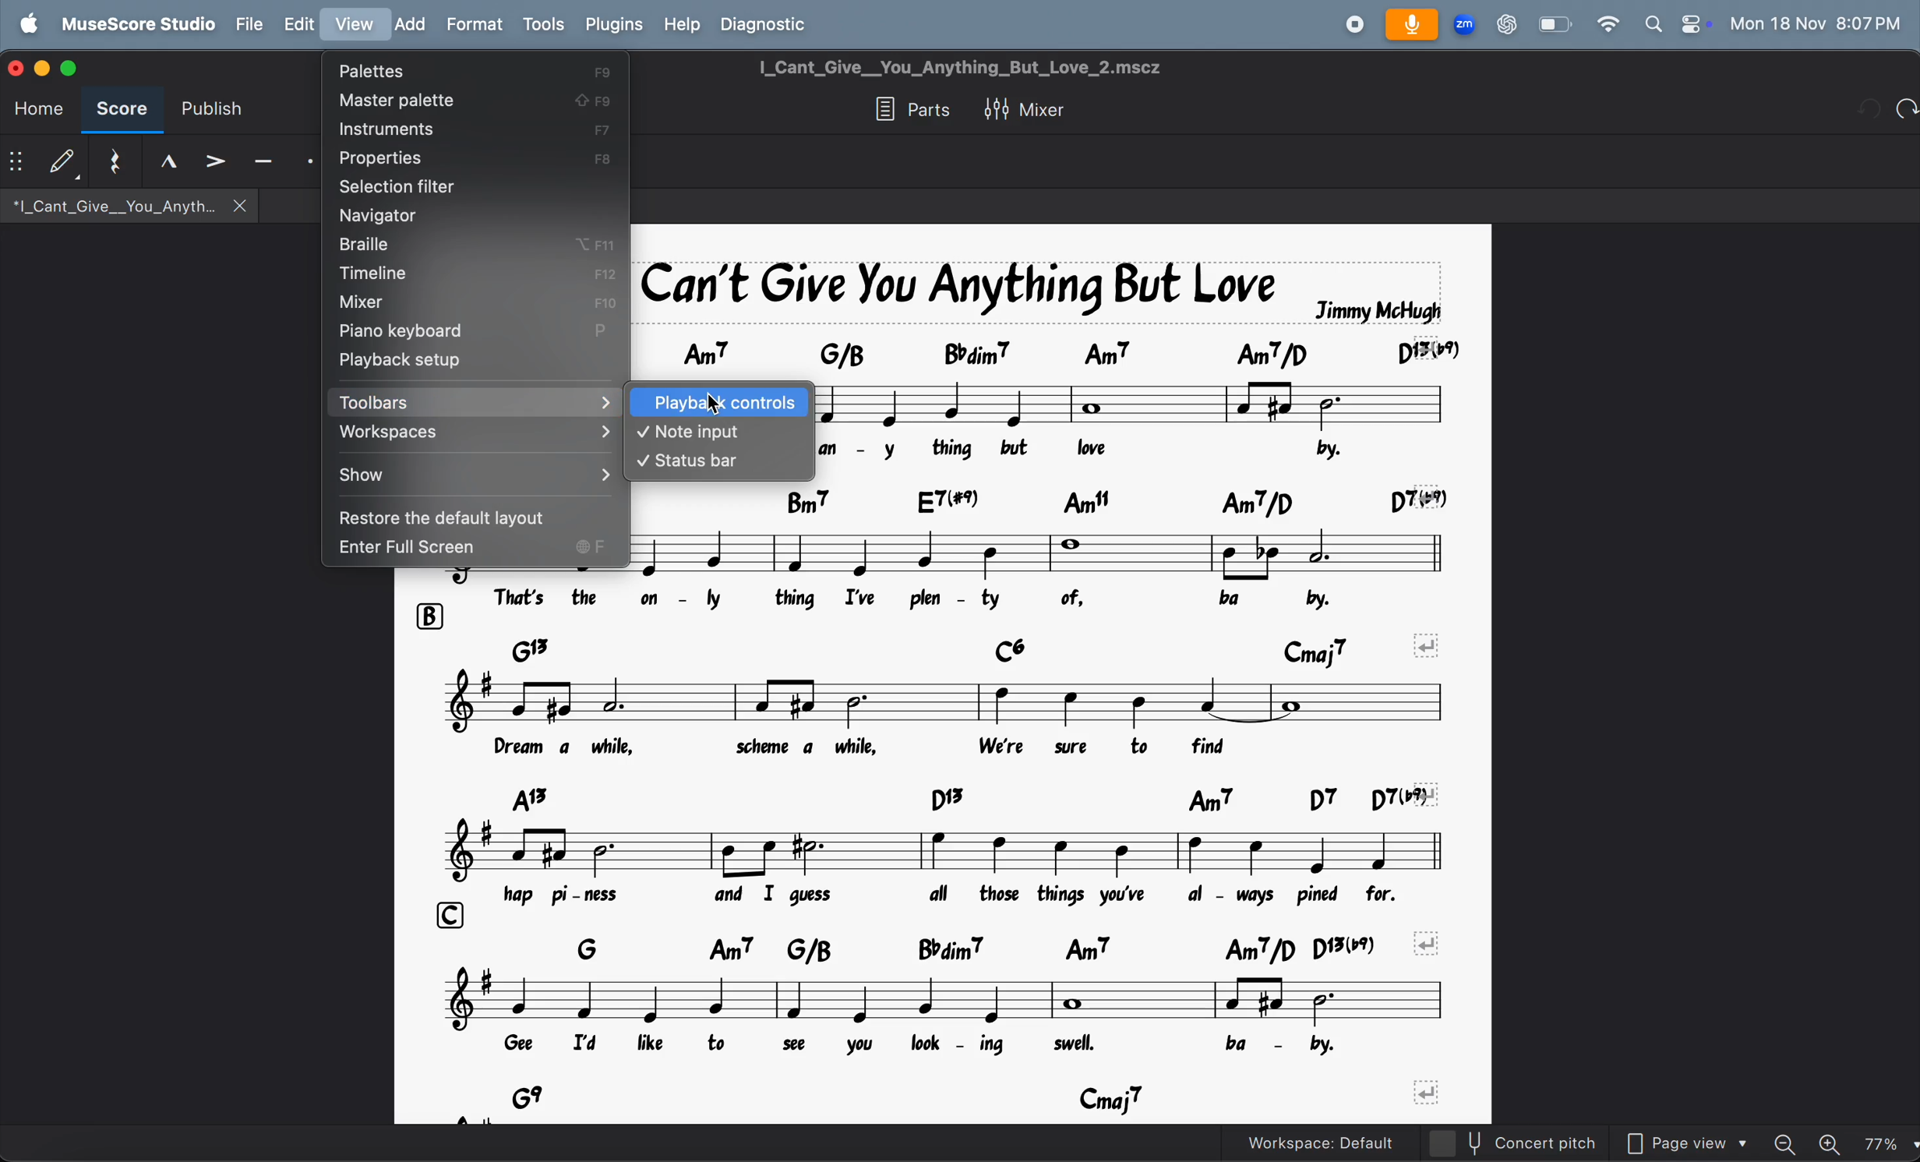 Image resolution: width=1920 pixels, height=1162 pixels. What do you see at coordinates (1049, 353) in the screenshot?
I see `chord symbol` at bounding box center [1049, 353].